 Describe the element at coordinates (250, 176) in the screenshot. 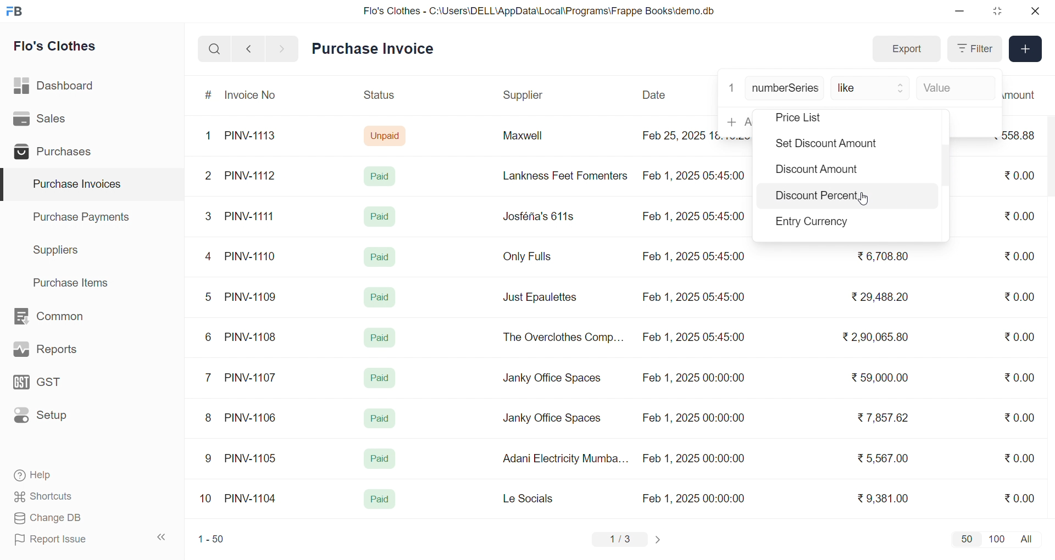

I see `PINV-1112` at that location.